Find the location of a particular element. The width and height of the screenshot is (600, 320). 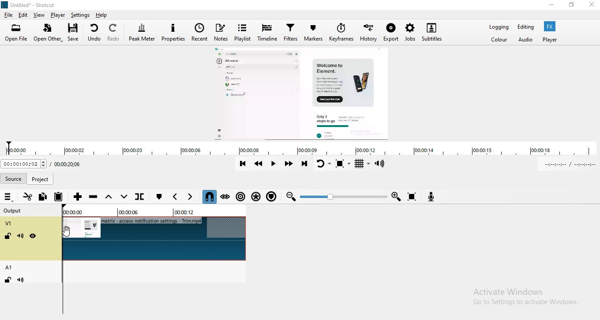

Color is located at coordinates (501, 40).